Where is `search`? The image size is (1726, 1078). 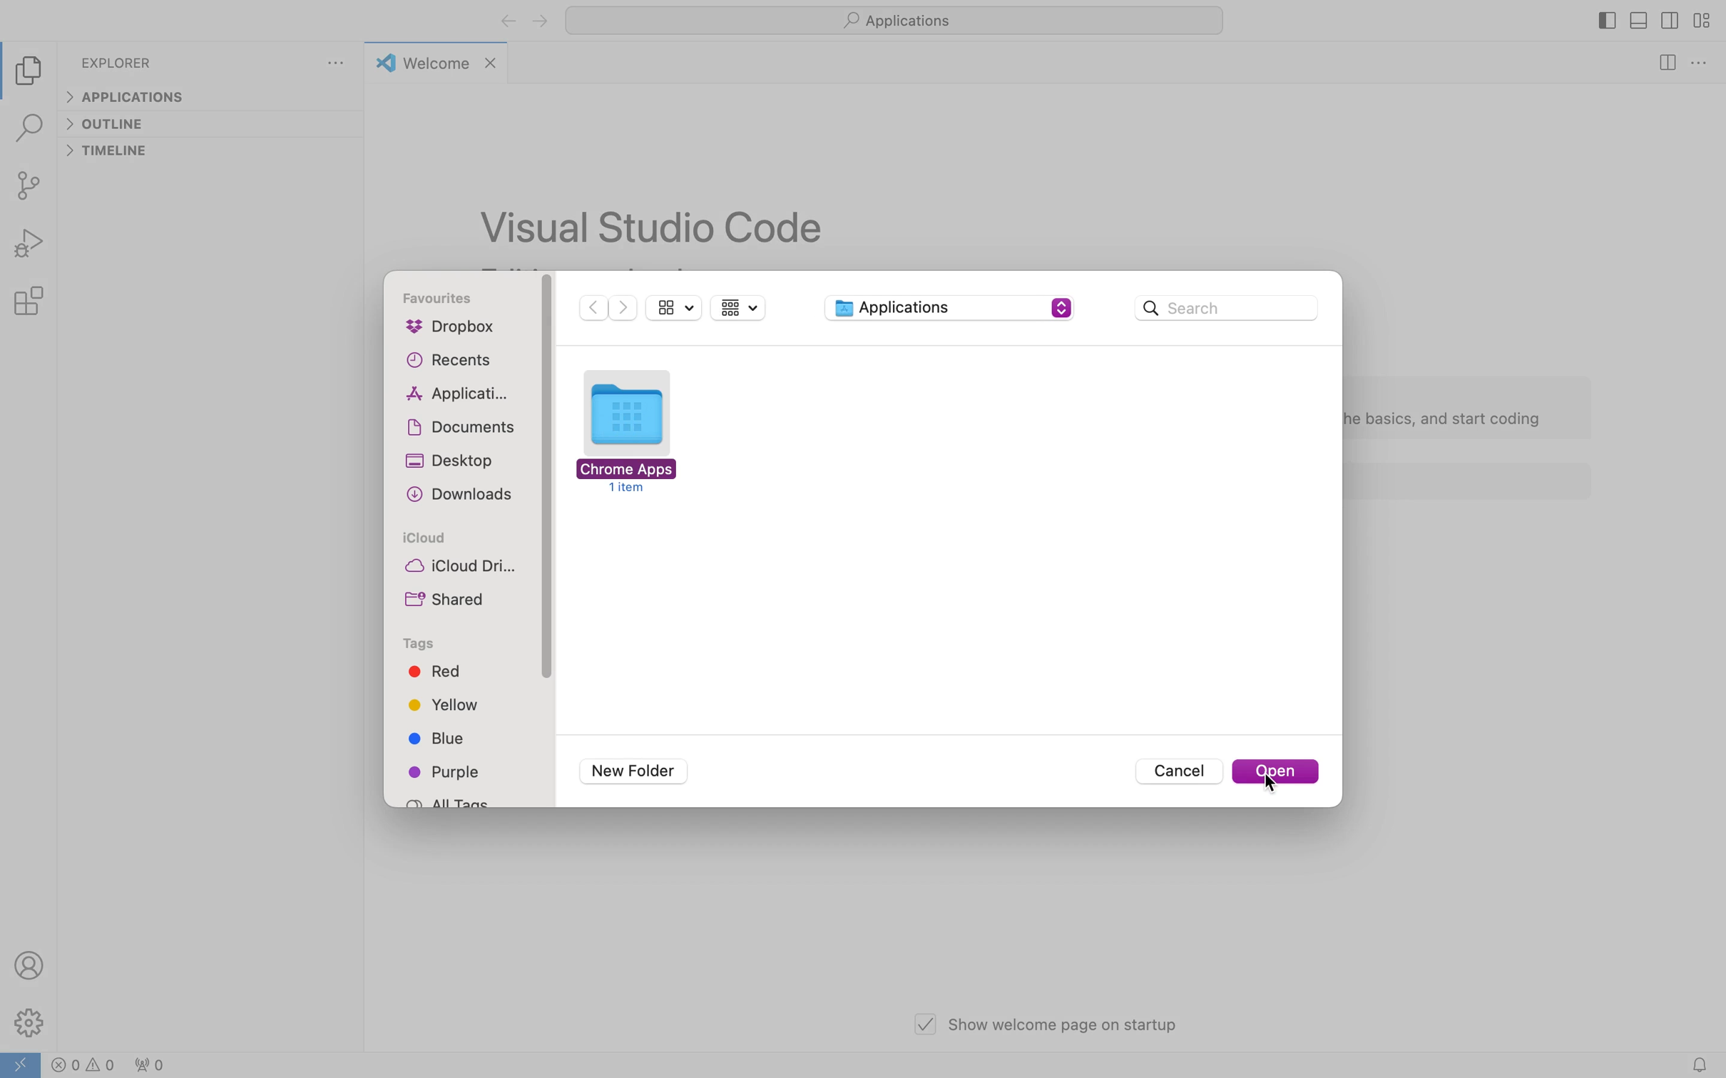 search is located at coordinates (1227, 307).